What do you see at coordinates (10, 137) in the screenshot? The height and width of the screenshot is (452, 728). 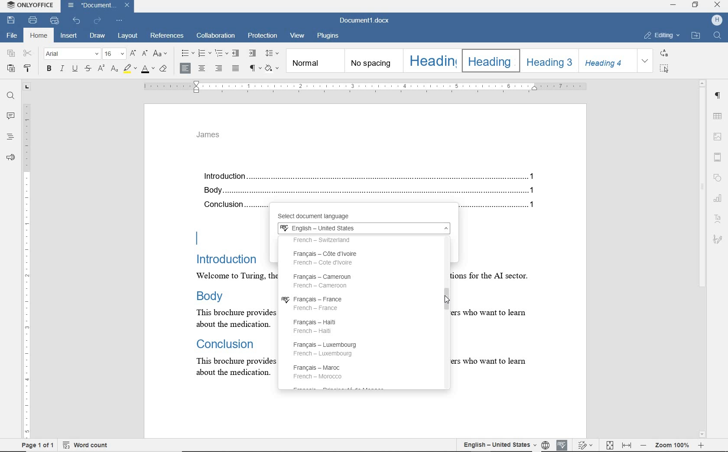 I see `headings` at bounding box center [10, 137].